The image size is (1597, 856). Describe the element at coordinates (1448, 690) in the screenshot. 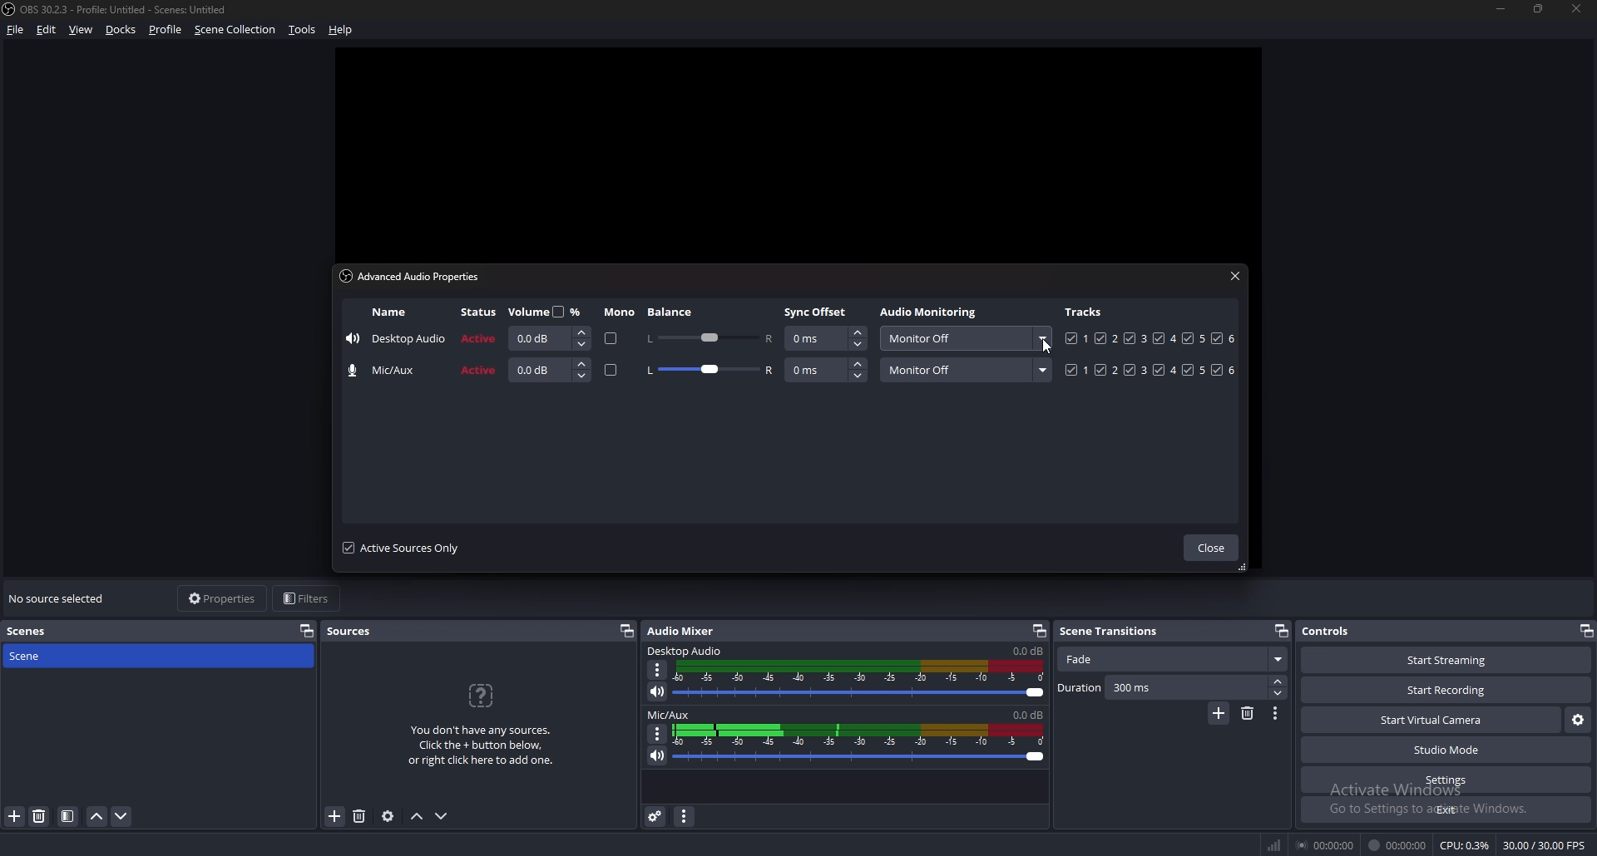

I see `start recording` at that location.